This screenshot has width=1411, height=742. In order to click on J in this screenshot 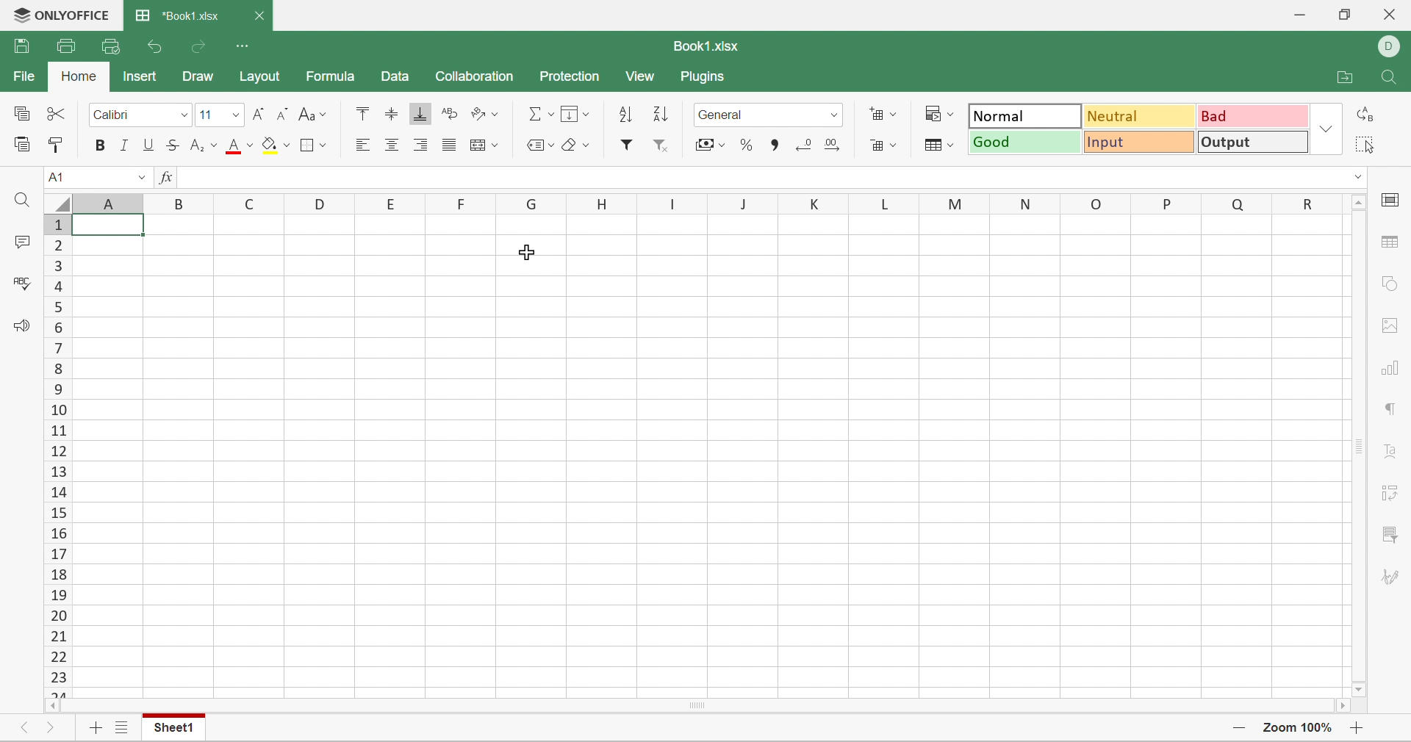, I will do `click(740, 202)`.